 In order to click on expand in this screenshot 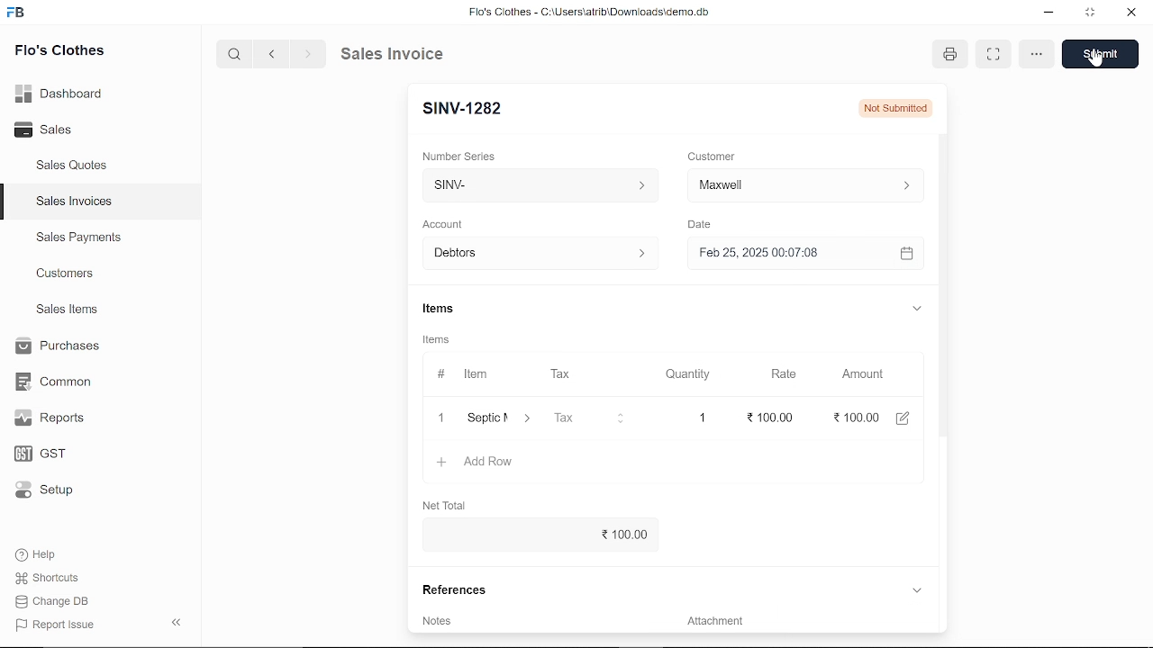, I will do `click(994, 55)`.